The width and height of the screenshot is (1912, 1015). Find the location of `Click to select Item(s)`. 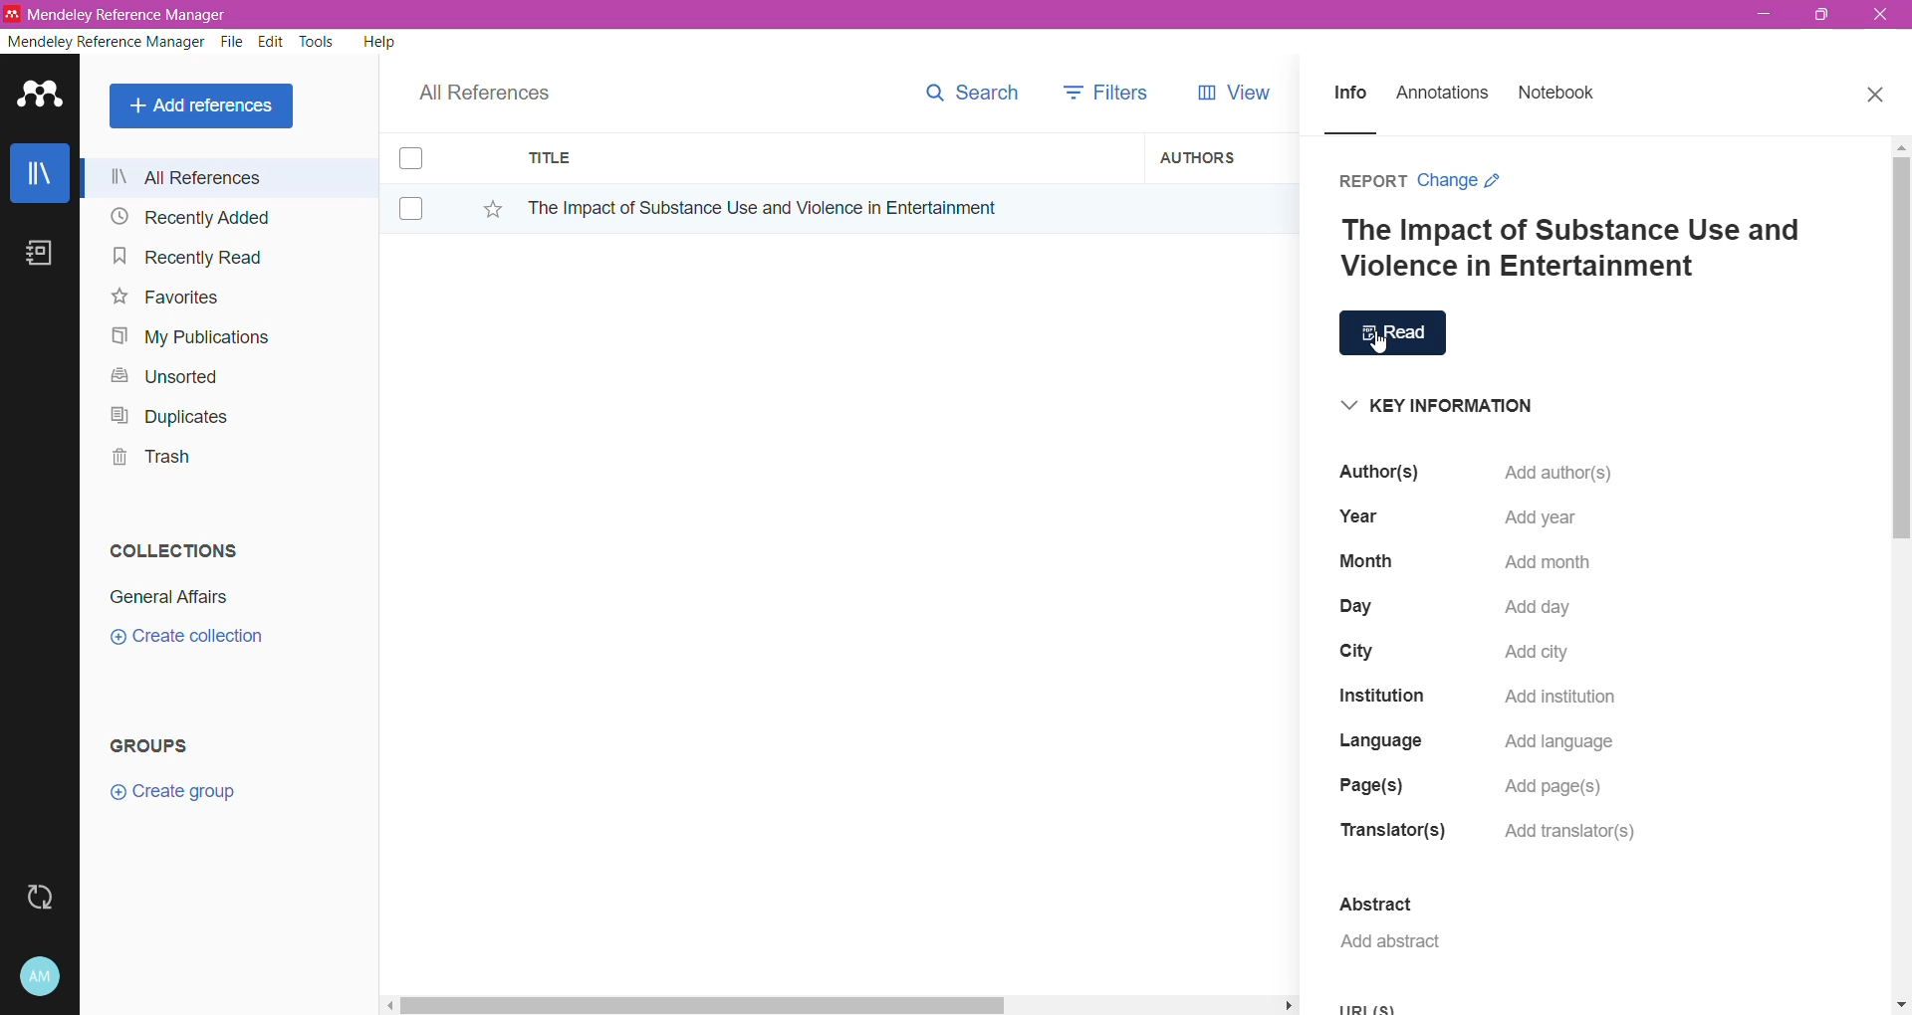

Click to select Item(s) is located at coordinates (410, 157).